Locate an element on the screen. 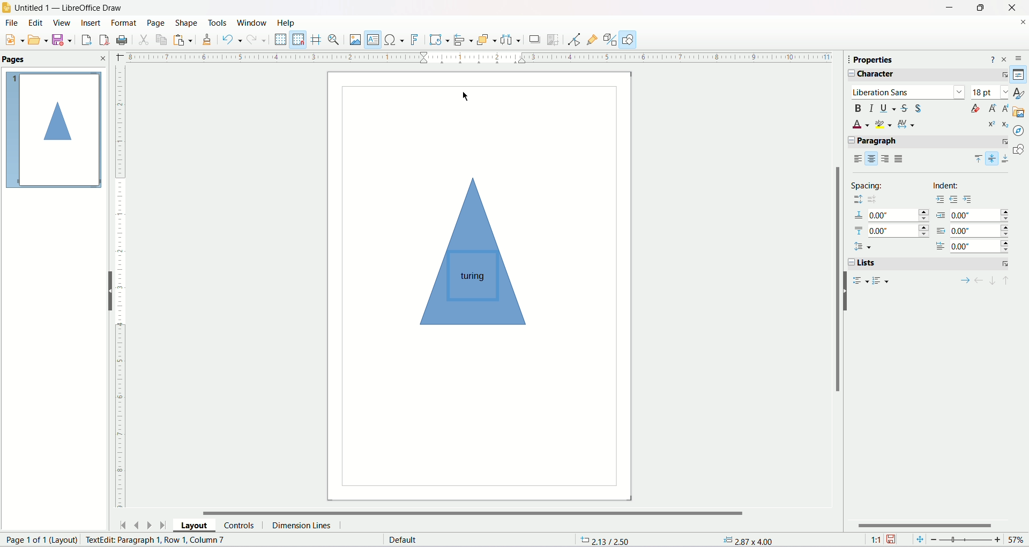  character spacing is located at coordinates (908, 126).